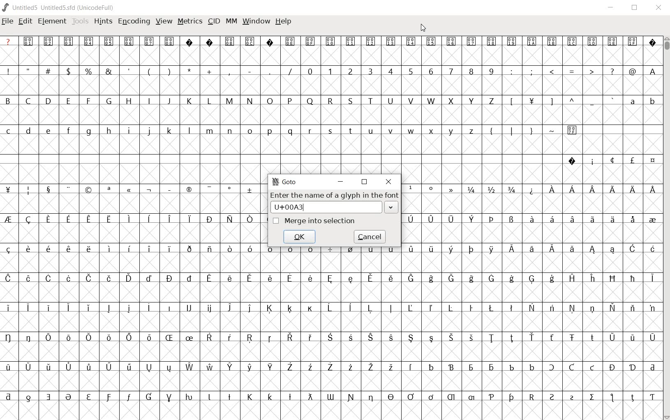  What do you see at coordinates (169, 338) in the screenshot?
I see `Symbol` at bounding box center [169, 338].